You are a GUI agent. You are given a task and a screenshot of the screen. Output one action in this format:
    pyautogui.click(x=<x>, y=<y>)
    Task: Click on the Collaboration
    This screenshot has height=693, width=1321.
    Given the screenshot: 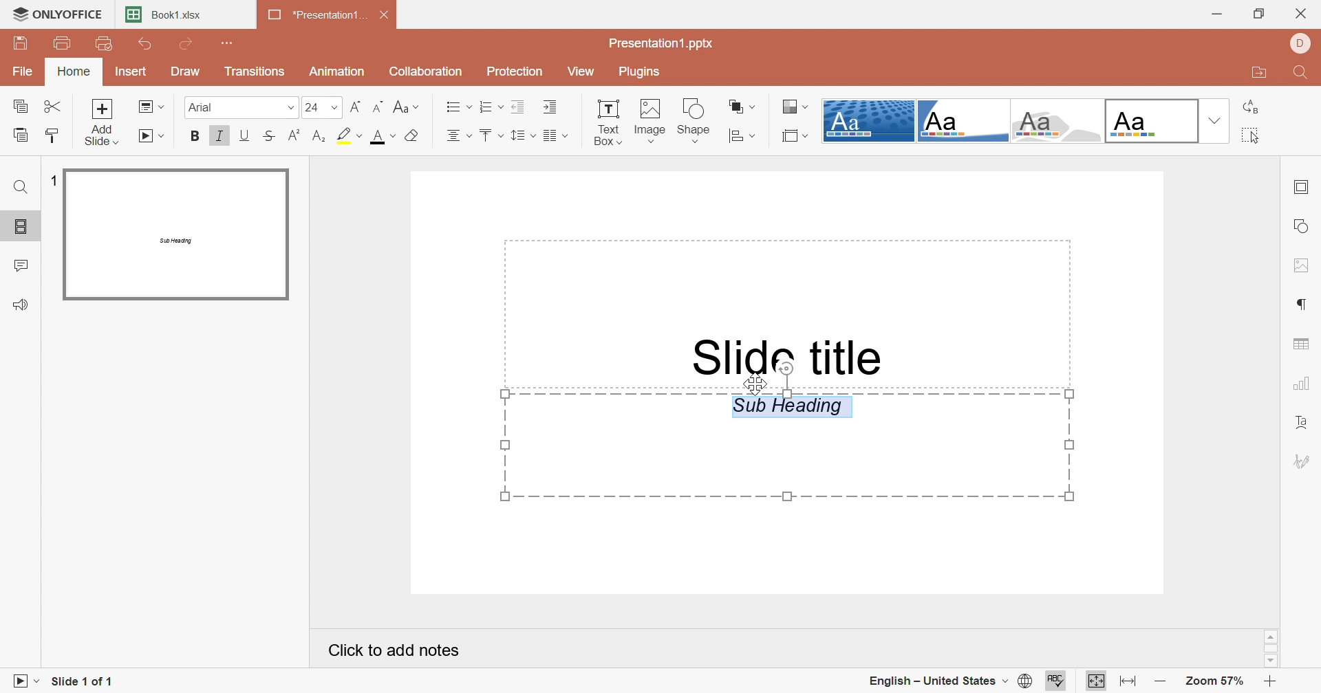 What is the action you would take?
    pyautogui.click(x=424, y=71)
    